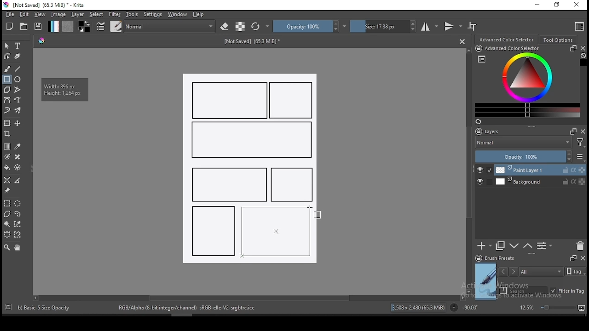 Image resolution: width=589 pixels, height=331 pixels. Describe the element at coordinates (473, 26) in the screenshot. I see `wrap around mode` at that location.